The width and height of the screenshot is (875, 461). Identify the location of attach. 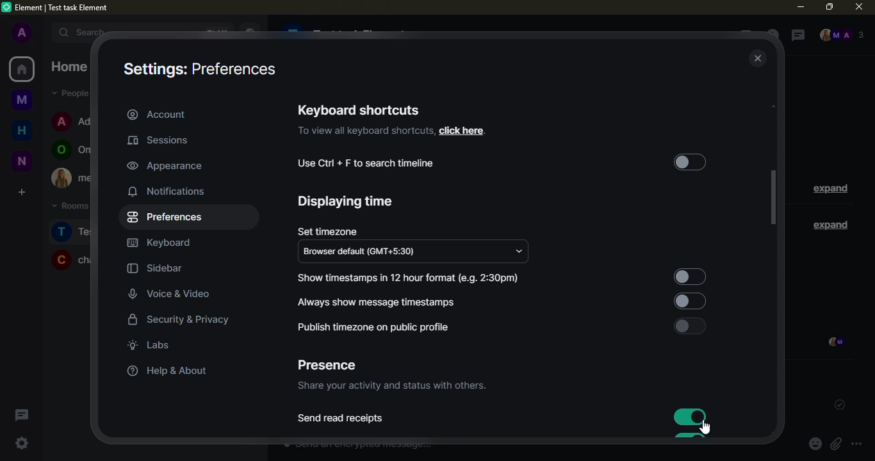
(835, 444).